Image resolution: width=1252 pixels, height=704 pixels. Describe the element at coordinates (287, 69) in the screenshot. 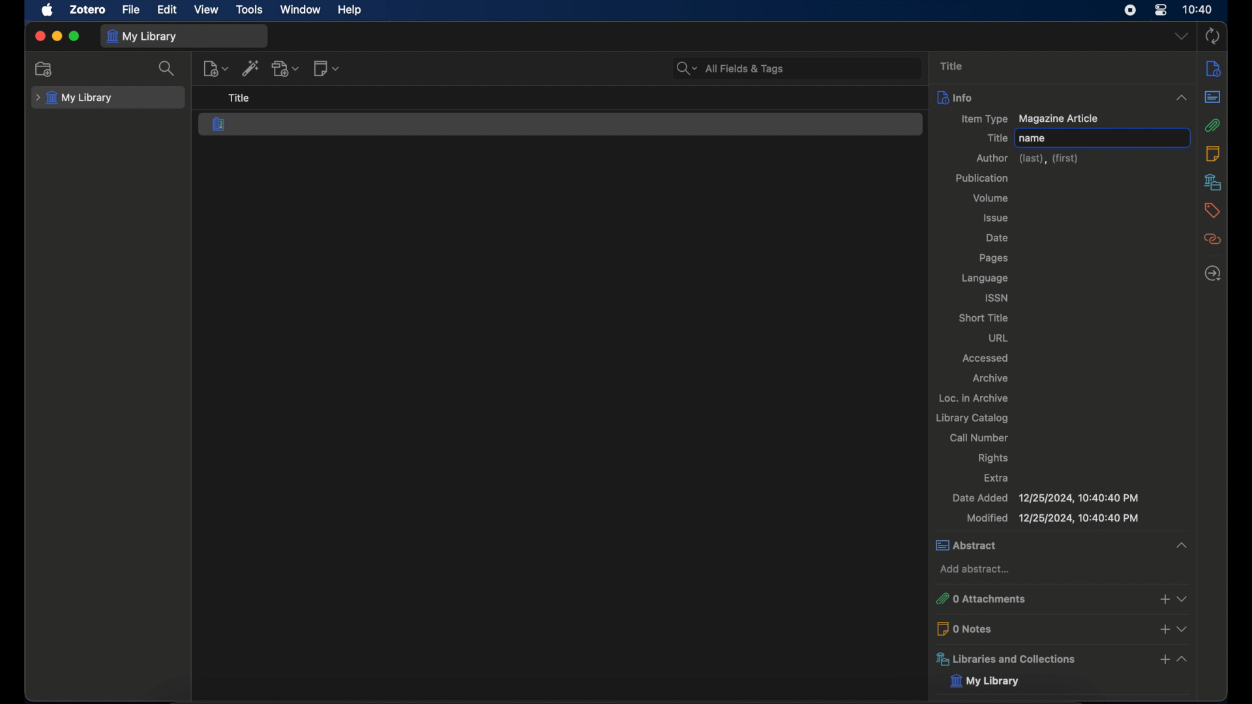

I see `add attachment` at that location.